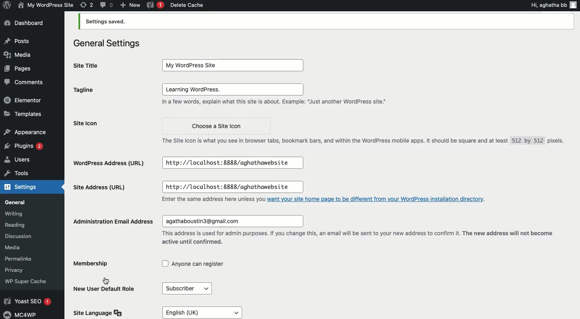  What do you see at coordinates (378, 199) in the screenshot?
I see `want your site home page to be different from your WordPress installation directory.` at bounding box center [378, 199].